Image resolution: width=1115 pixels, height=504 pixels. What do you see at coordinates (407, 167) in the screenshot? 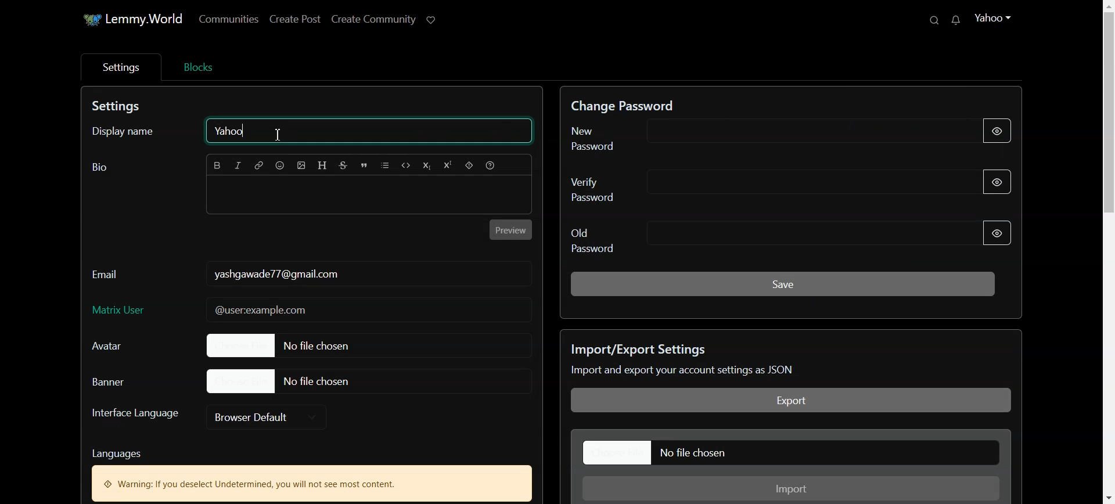
I see `Code` at bounding box center [407, 167].